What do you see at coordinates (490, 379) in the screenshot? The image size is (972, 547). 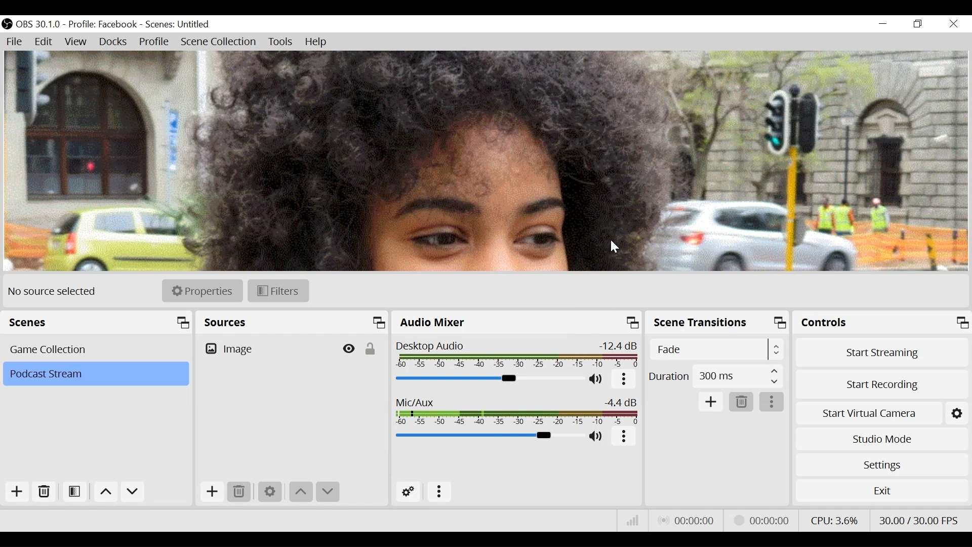 I see `Audio Mixer Slider` at bounding box center [490, 379].